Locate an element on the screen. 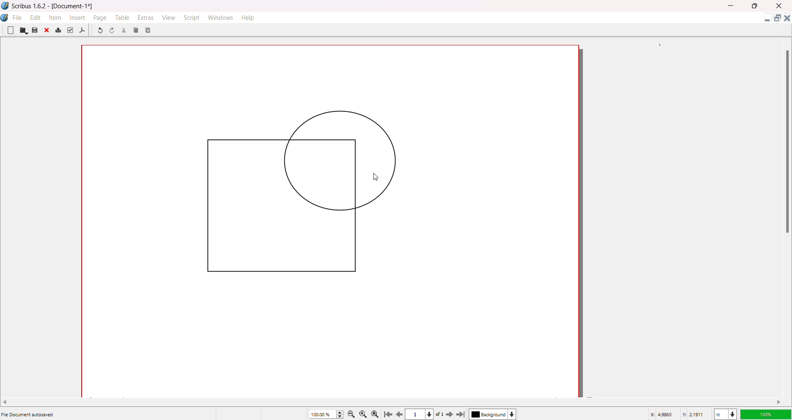 This screenshot has width=792, height=420. Save information is located at coordinates (29, 414).